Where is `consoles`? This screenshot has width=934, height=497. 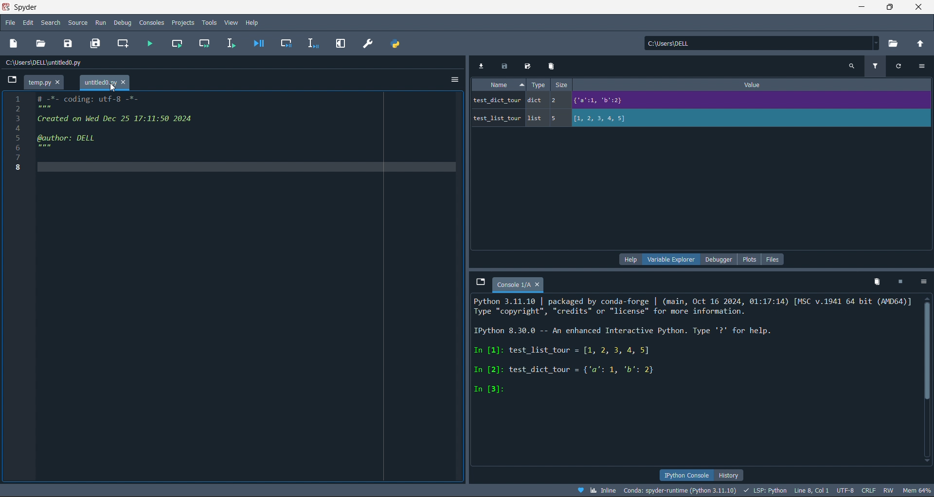 consoles is located at coordinates (150, 22).